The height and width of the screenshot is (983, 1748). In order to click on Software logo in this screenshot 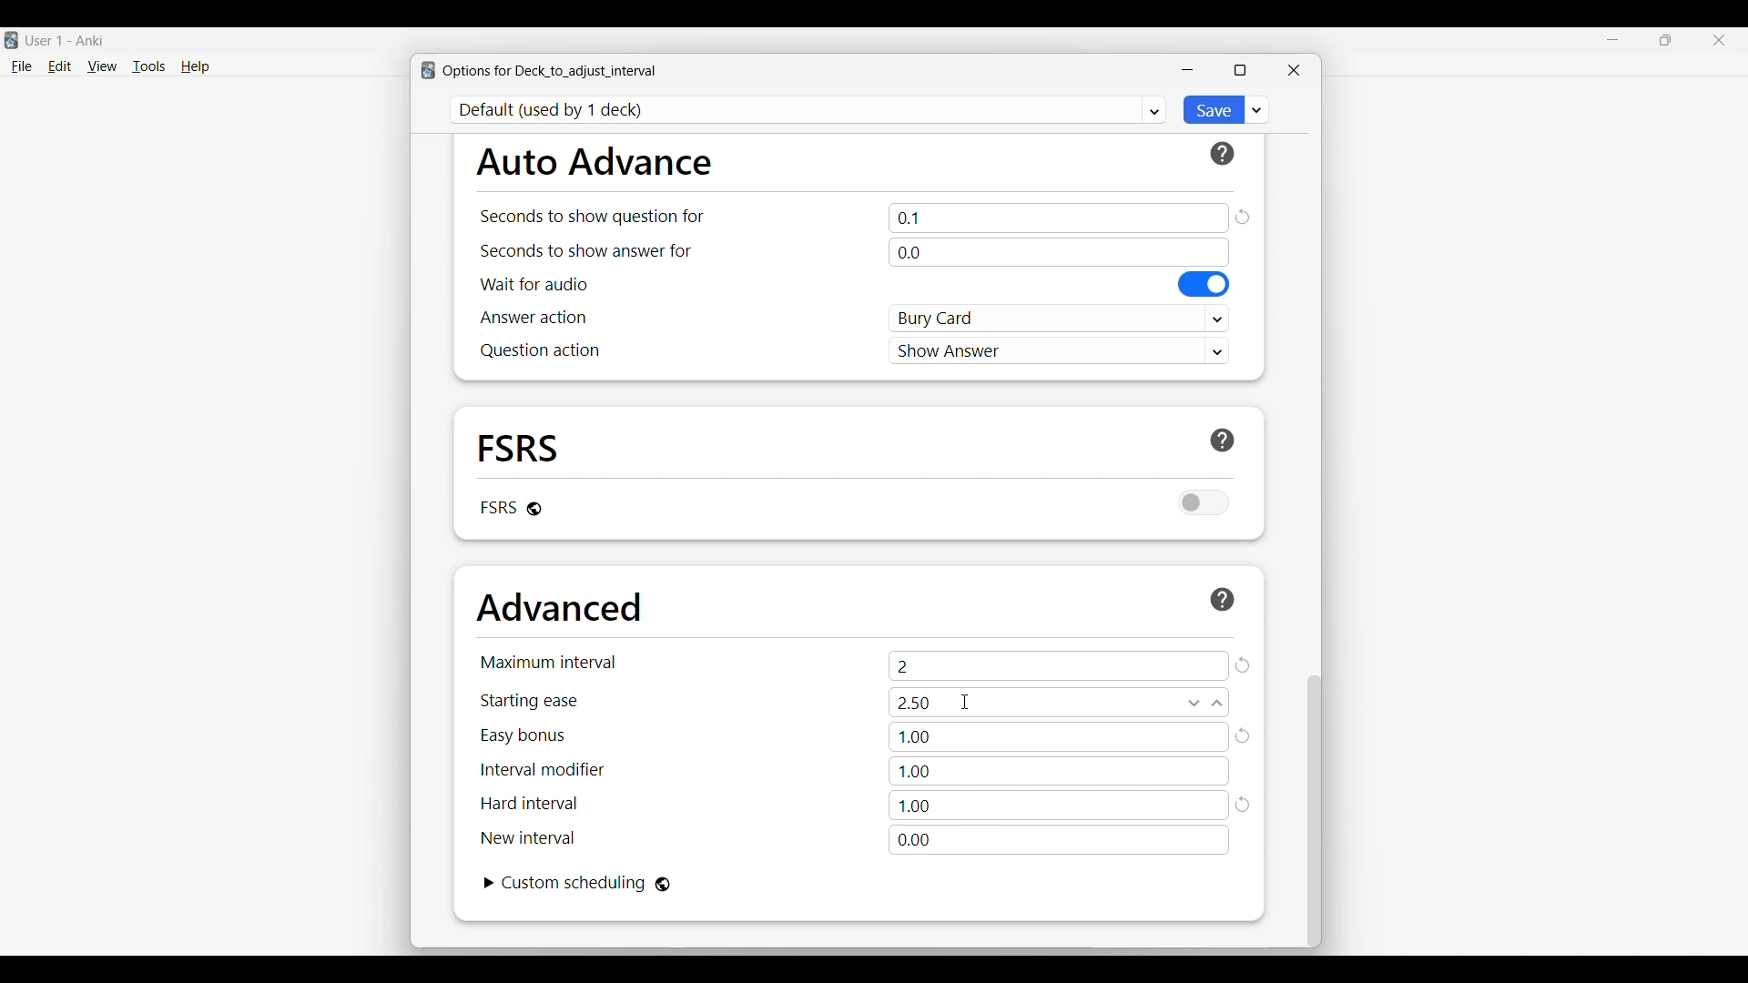, I will do `click(428, 70)`.